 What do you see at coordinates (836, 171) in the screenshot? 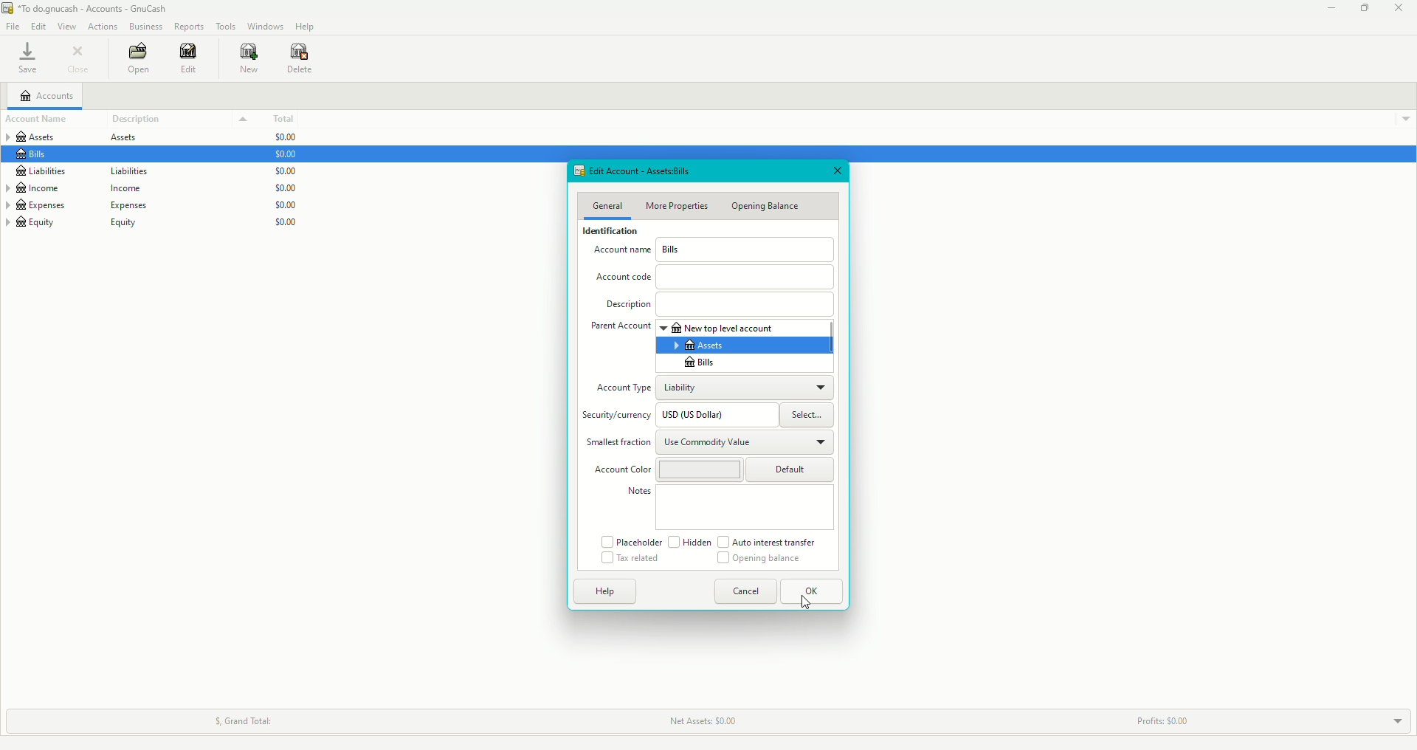
I see `Close` at bounding box center [836, 171].